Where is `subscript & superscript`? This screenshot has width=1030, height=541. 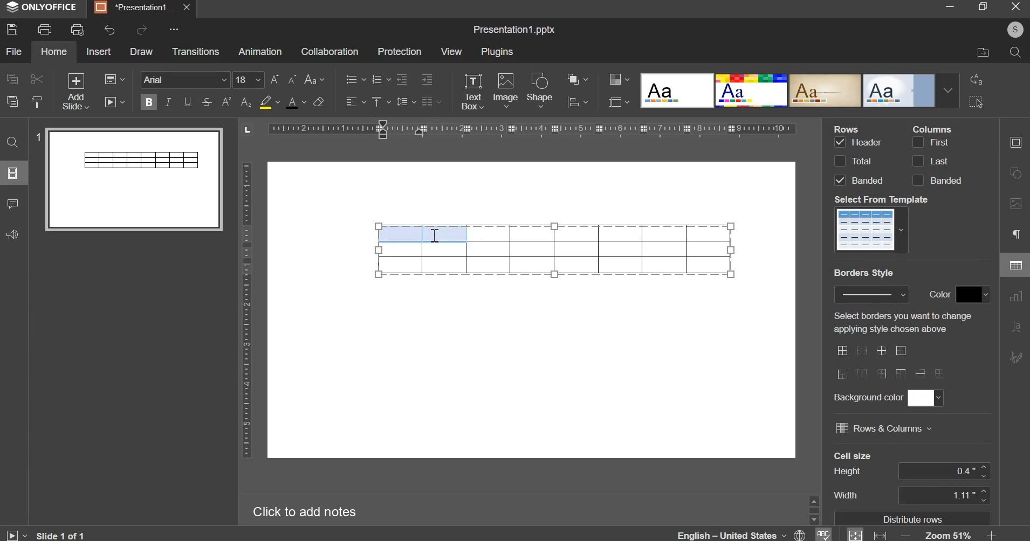 subscript & superscript is located at coordinates (236, 101).